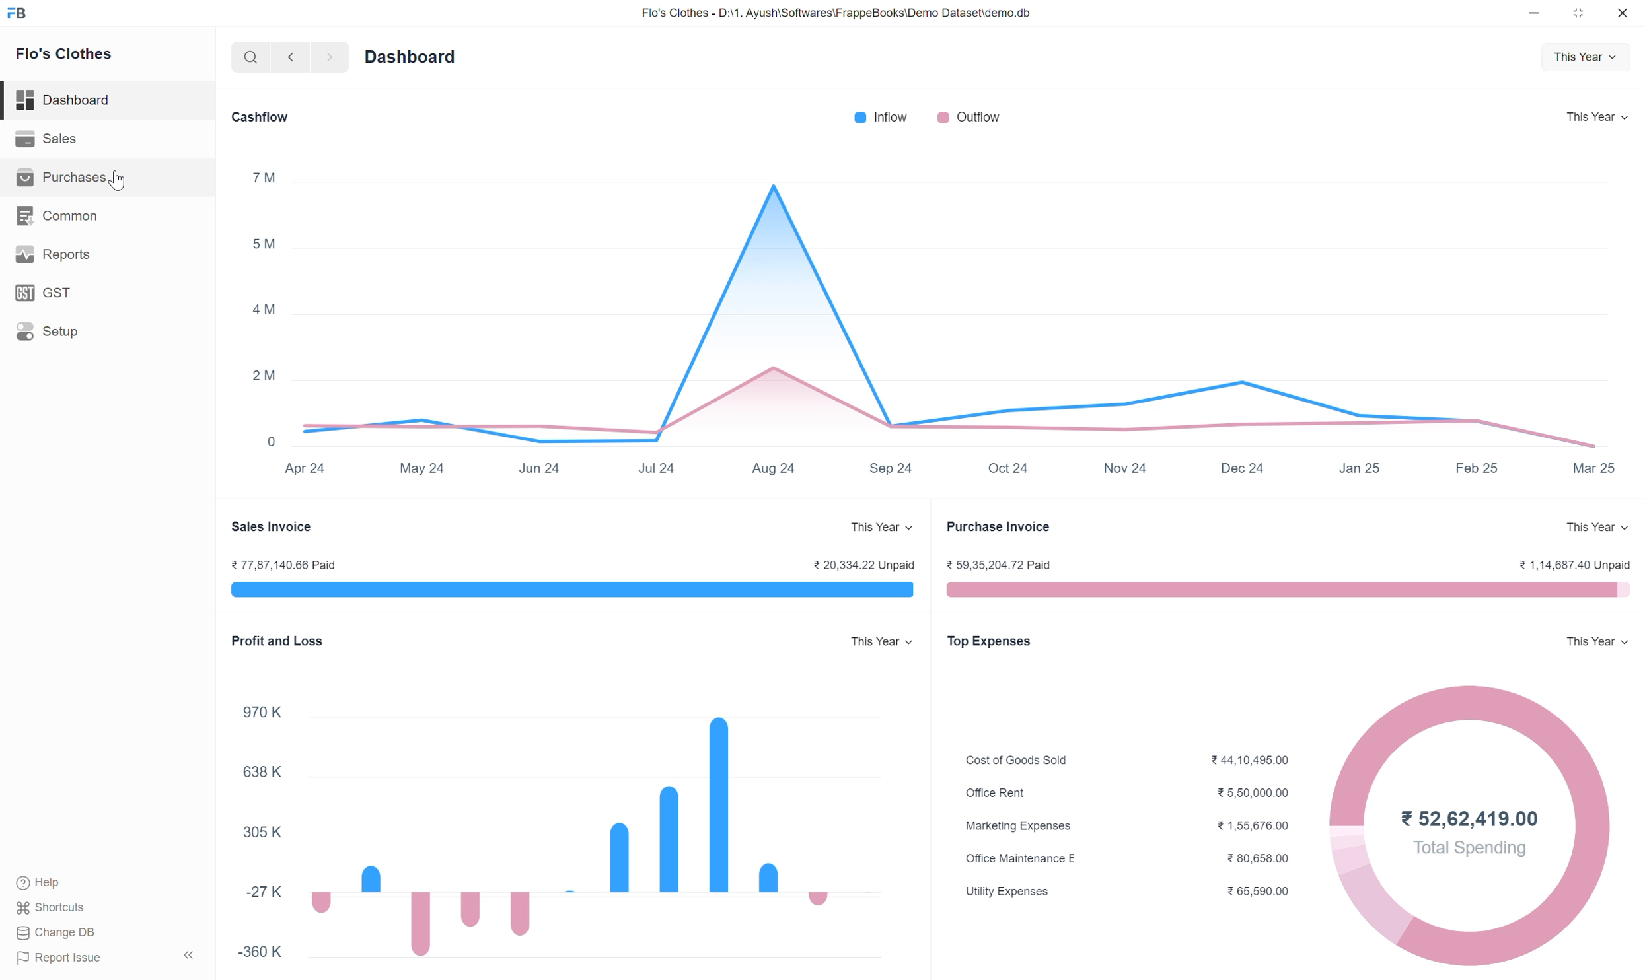 The image size is (1645, 980). I want to click on nov 24, so click(1124, 473).